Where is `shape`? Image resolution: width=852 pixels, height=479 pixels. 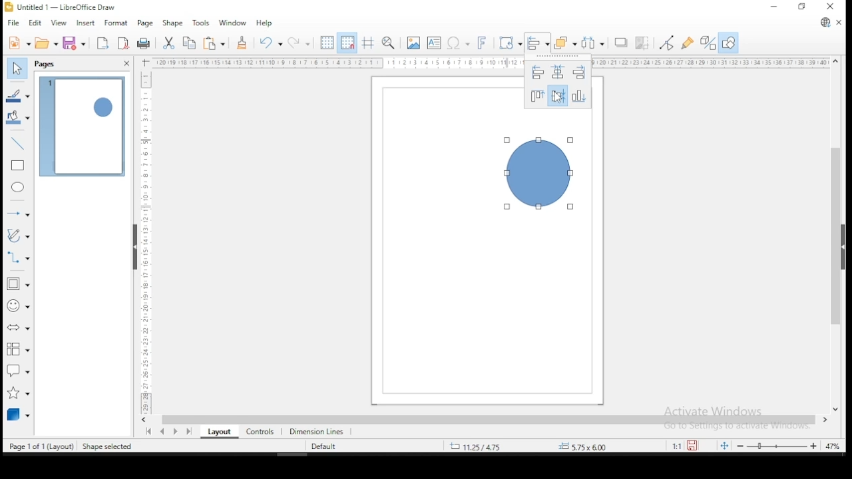
shape is located at coordinates (172, 24).